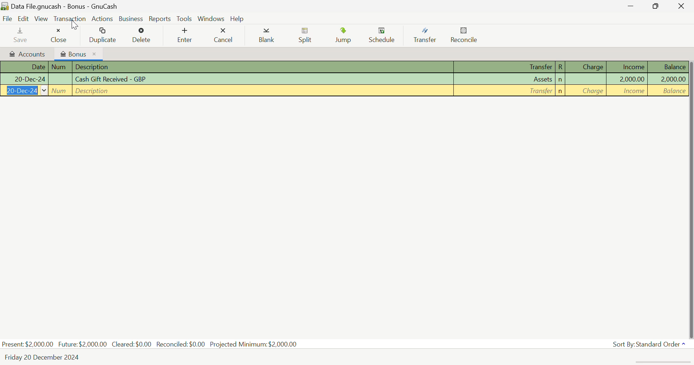 Image resolution: width=694 pixels, height=365 pixels. I want to click on Duplicate, so click(103, 35).